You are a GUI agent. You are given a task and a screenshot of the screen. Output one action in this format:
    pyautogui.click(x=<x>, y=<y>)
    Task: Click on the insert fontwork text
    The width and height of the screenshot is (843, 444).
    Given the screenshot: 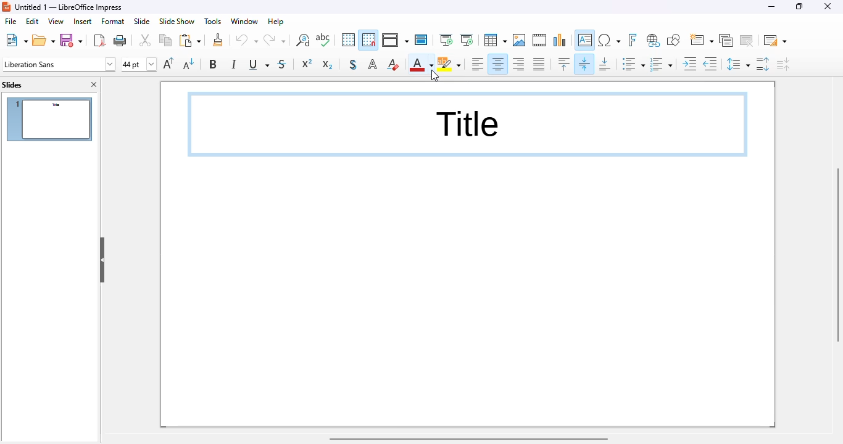 What is the action you would take?
    pyautogui.click(x=633, y=40)
    